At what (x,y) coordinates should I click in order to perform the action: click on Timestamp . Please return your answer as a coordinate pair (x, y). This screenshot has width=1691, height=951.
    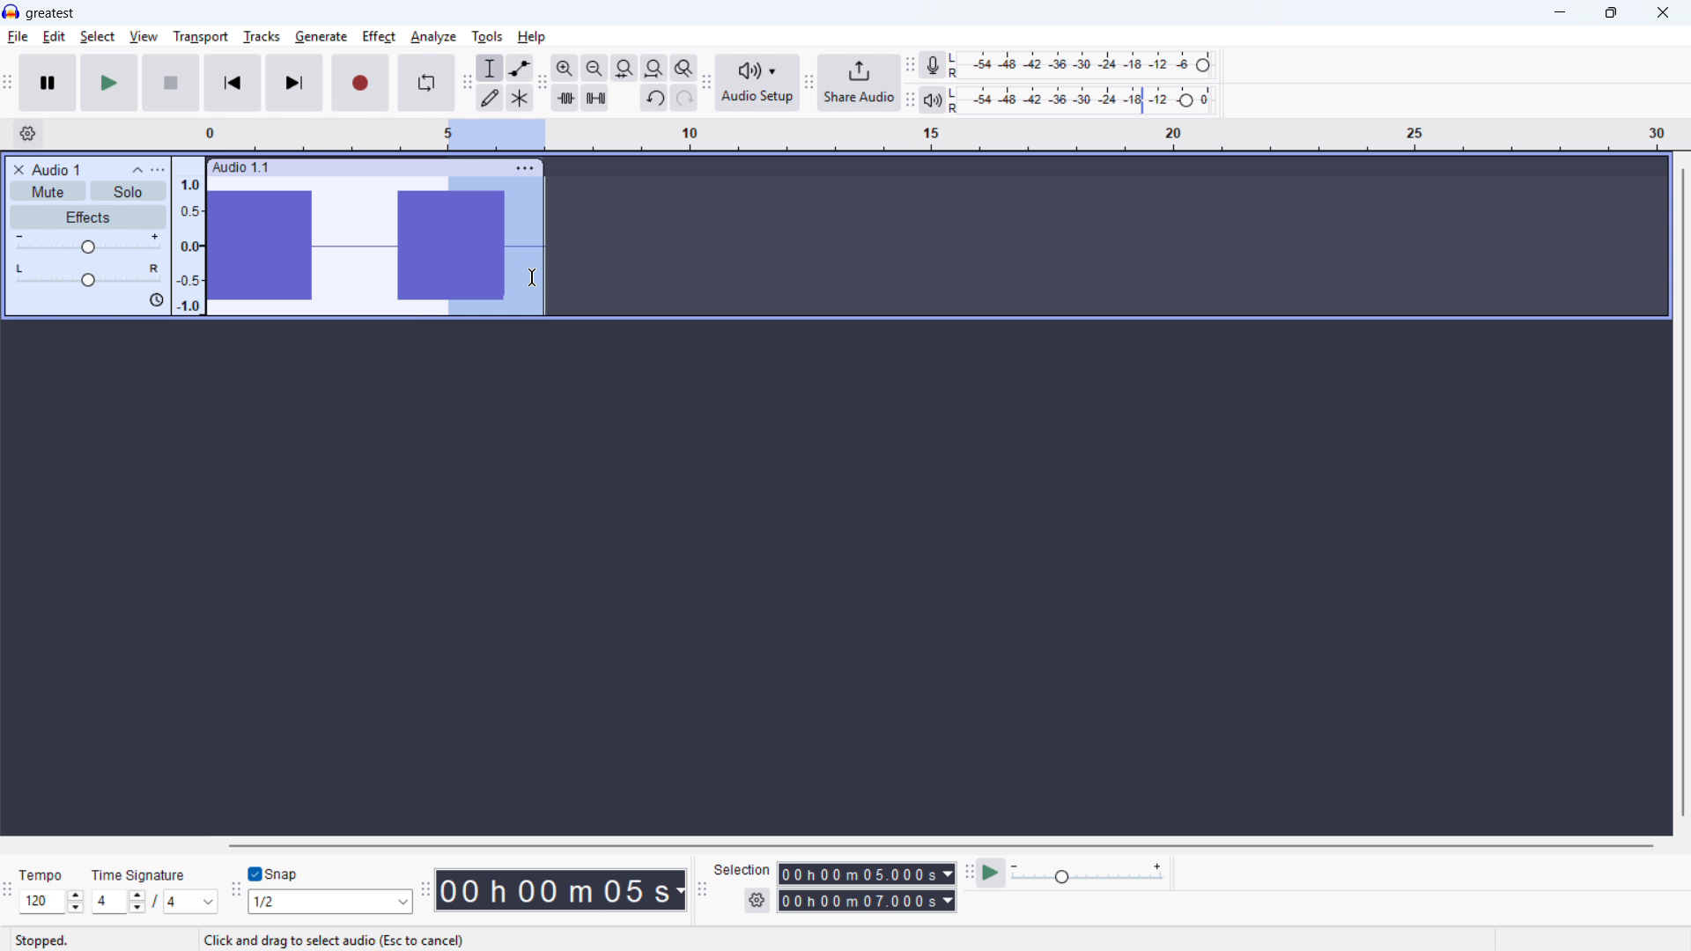
    Looking at the image, I should click on (562, 888).